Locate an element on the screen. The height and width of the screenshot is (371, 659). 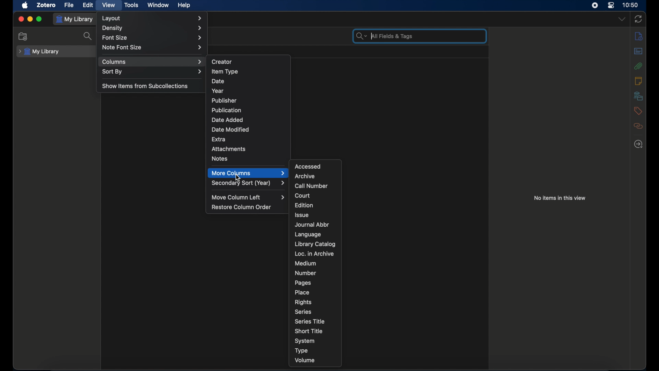
system is located at coordinates (305, 341).